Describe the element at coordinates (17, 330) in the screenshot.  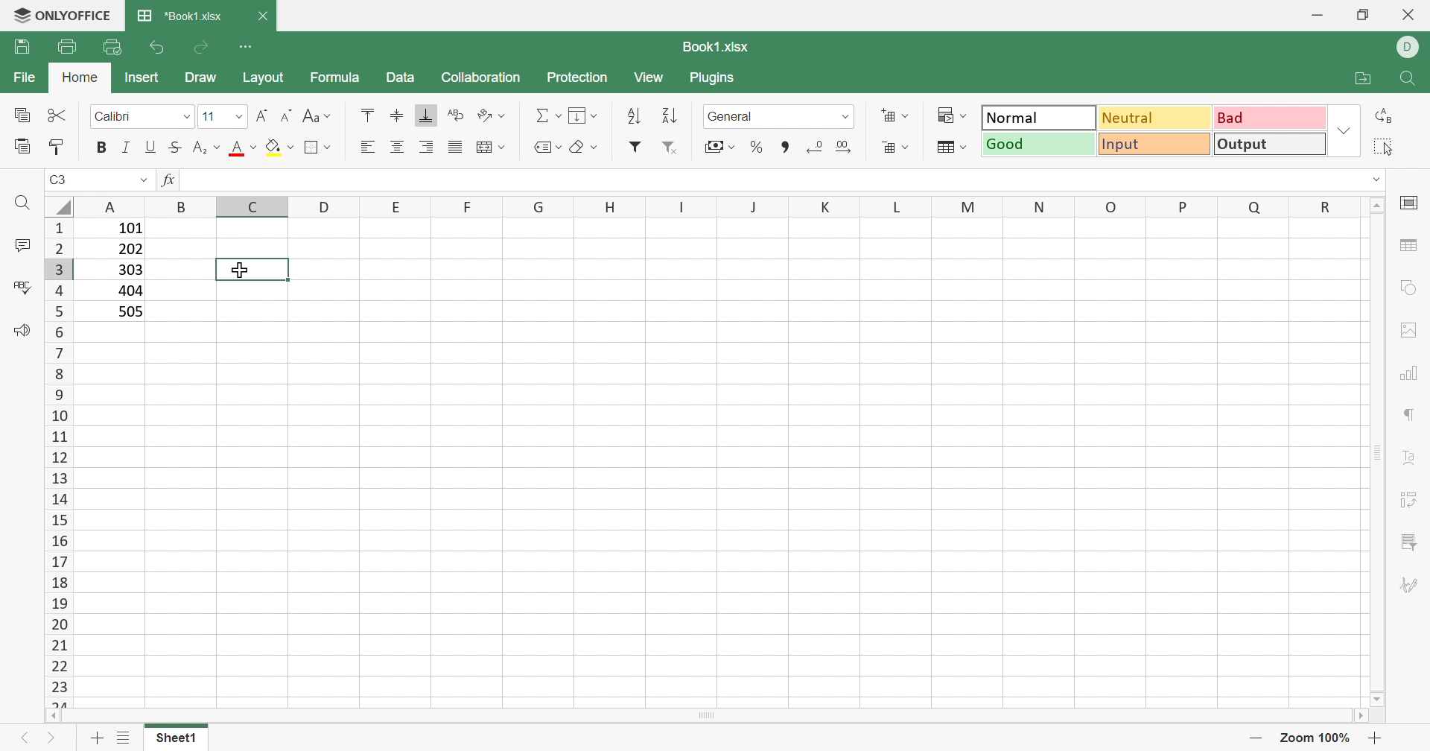
I see `Feedback and support` at that location.